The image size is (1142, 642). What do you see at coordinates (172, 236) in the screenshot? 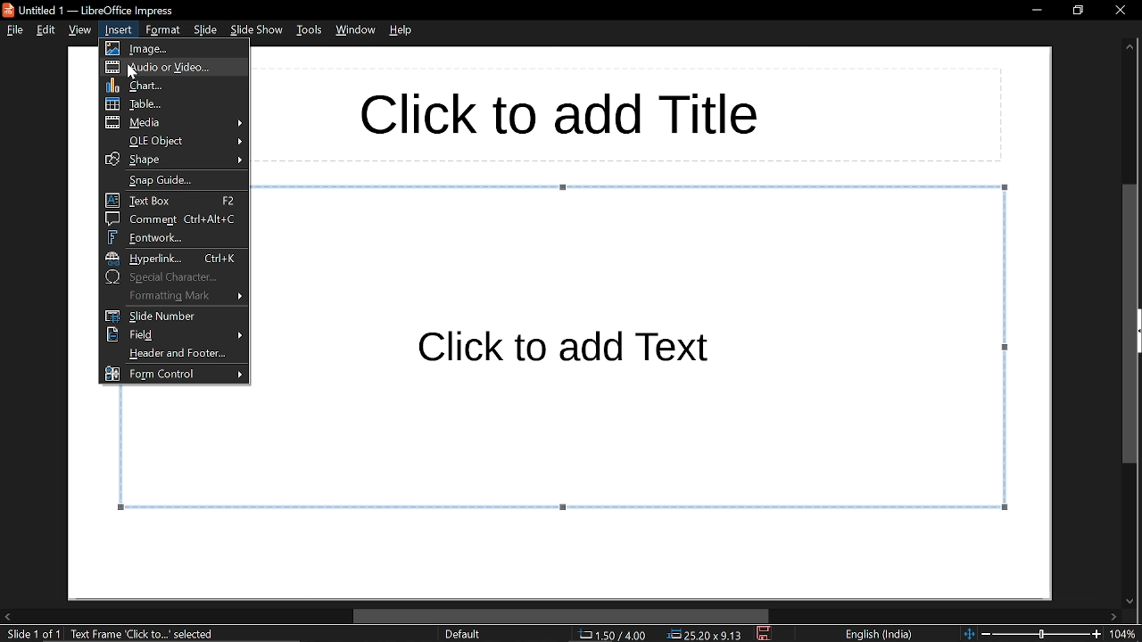
I see `fontwork` at bounding box center [172, 236].